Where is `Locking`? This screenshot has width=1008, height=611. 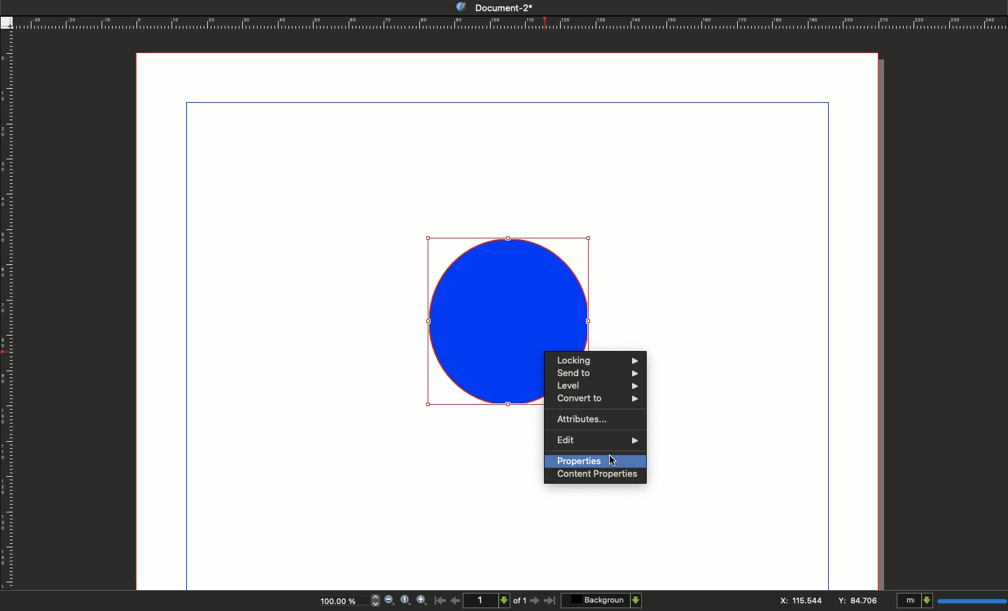
Locking is located at coordinates (598, 359).